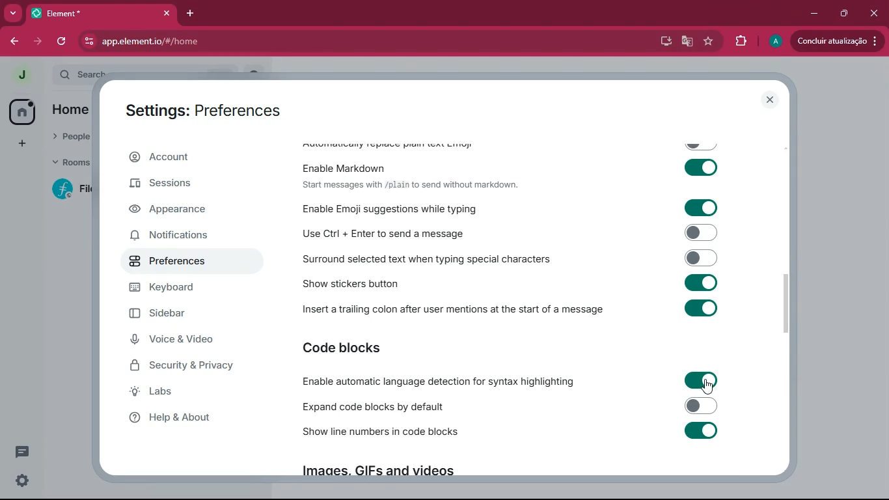 The image size is (889, 500). I want to click on add, so click(22, 144).